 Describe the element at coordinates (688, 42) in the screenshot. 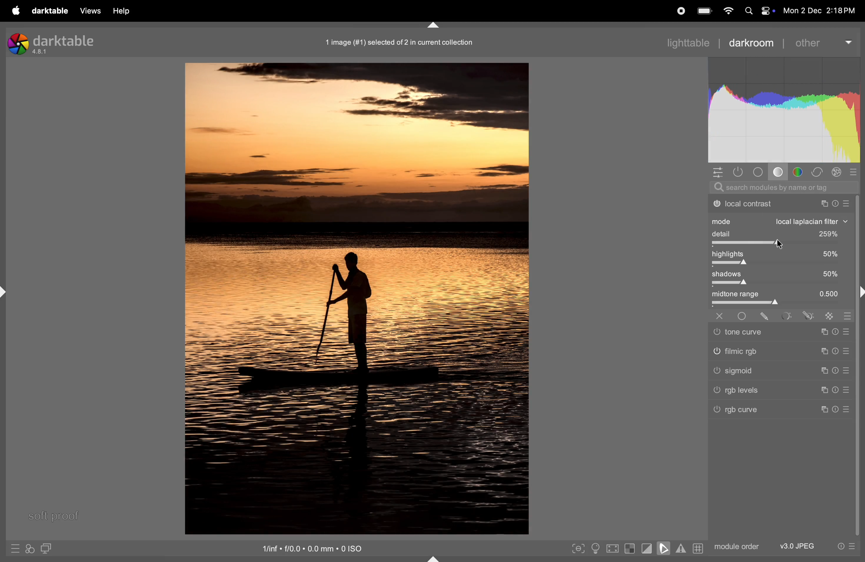

I see `lighttable` at that location.